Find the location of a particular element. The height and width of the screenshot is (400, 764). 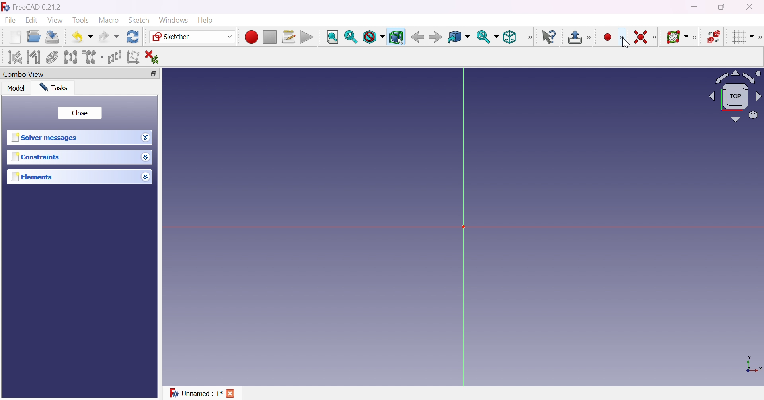

Restore down is located at coordinates (158, 74).